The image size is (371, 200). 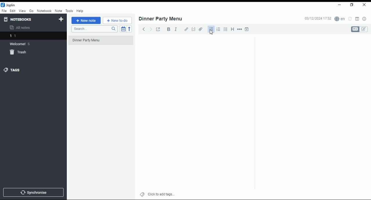 I want to click on trash, so click(x=19, y=52).